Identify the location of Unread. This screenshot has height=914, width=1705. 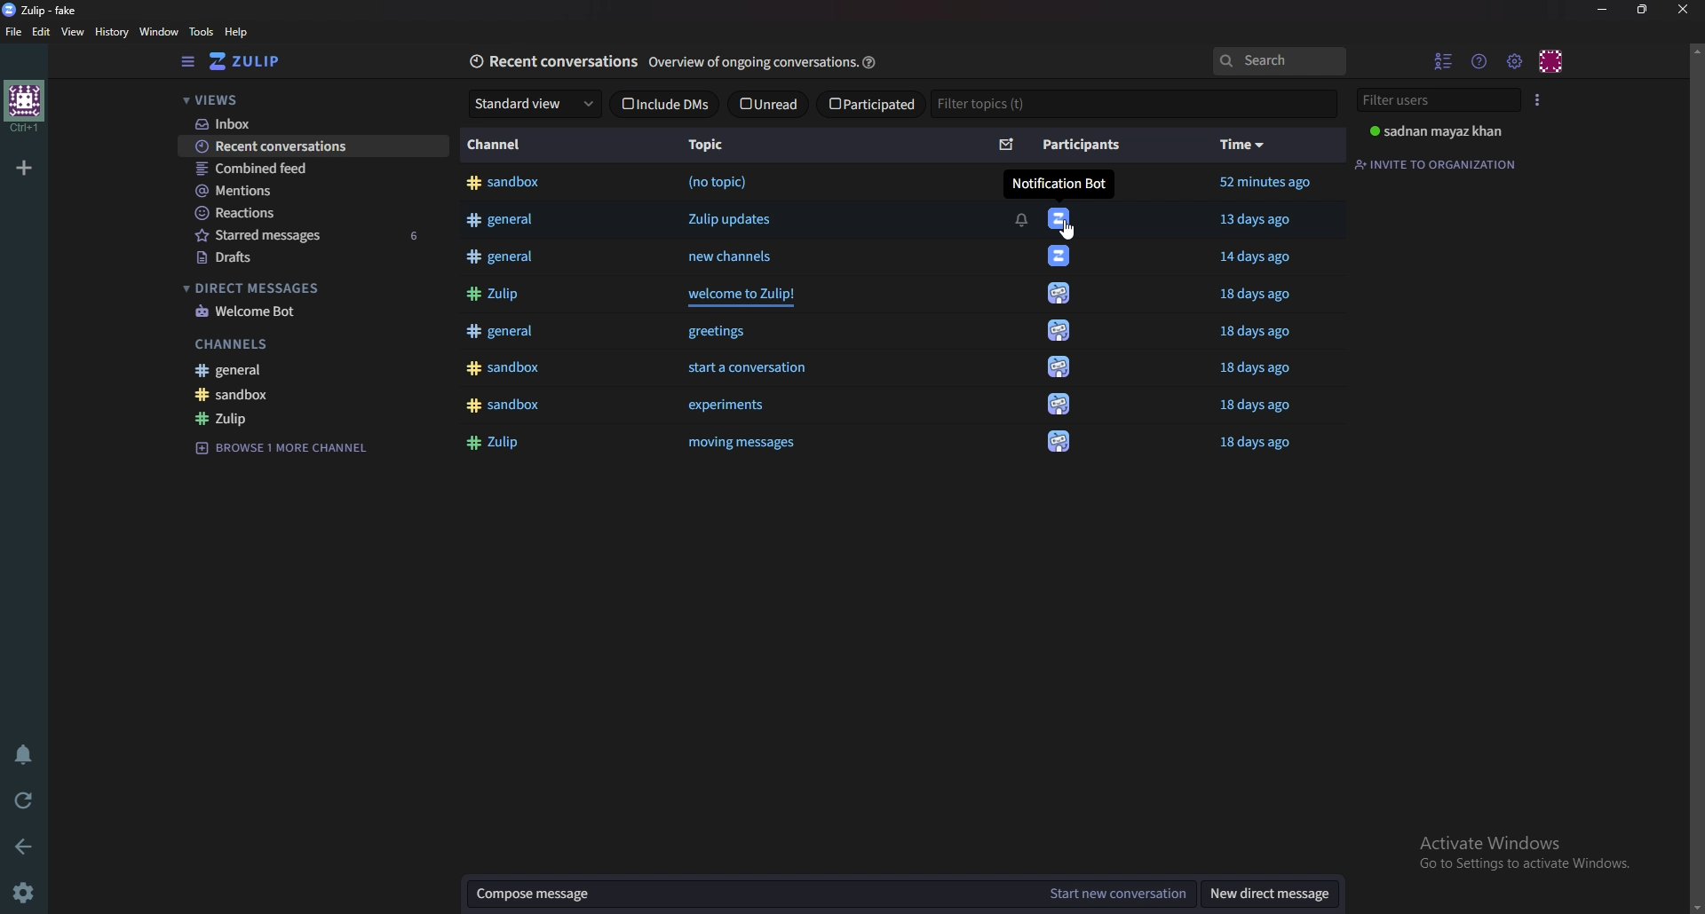
(766, 104).